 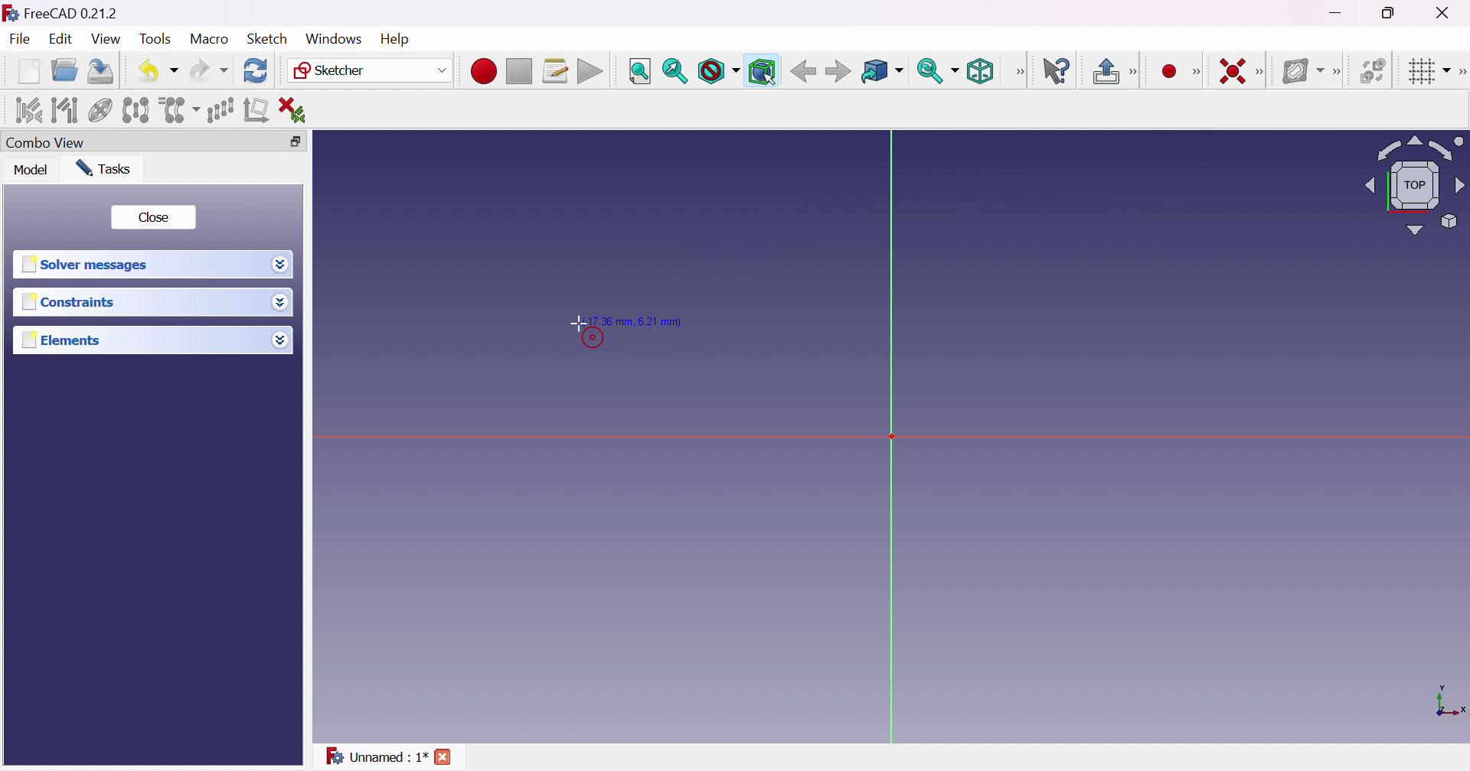 I want to click on Cursor, so click(x=577, y=323).